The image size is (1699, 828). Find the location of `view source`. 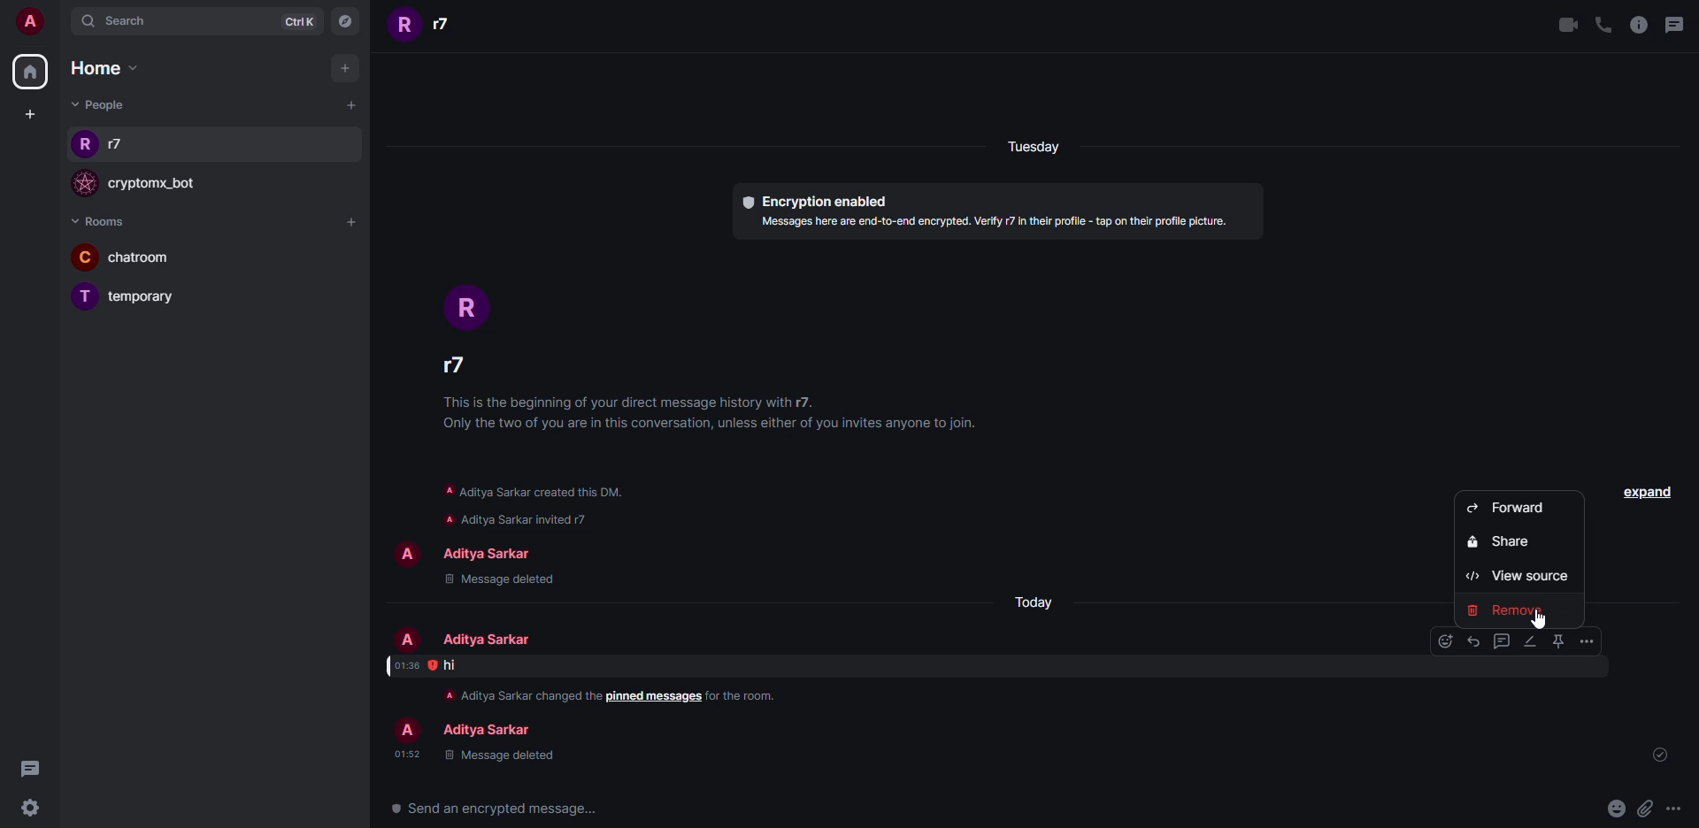

view source is located at coordinates (1516, 576).